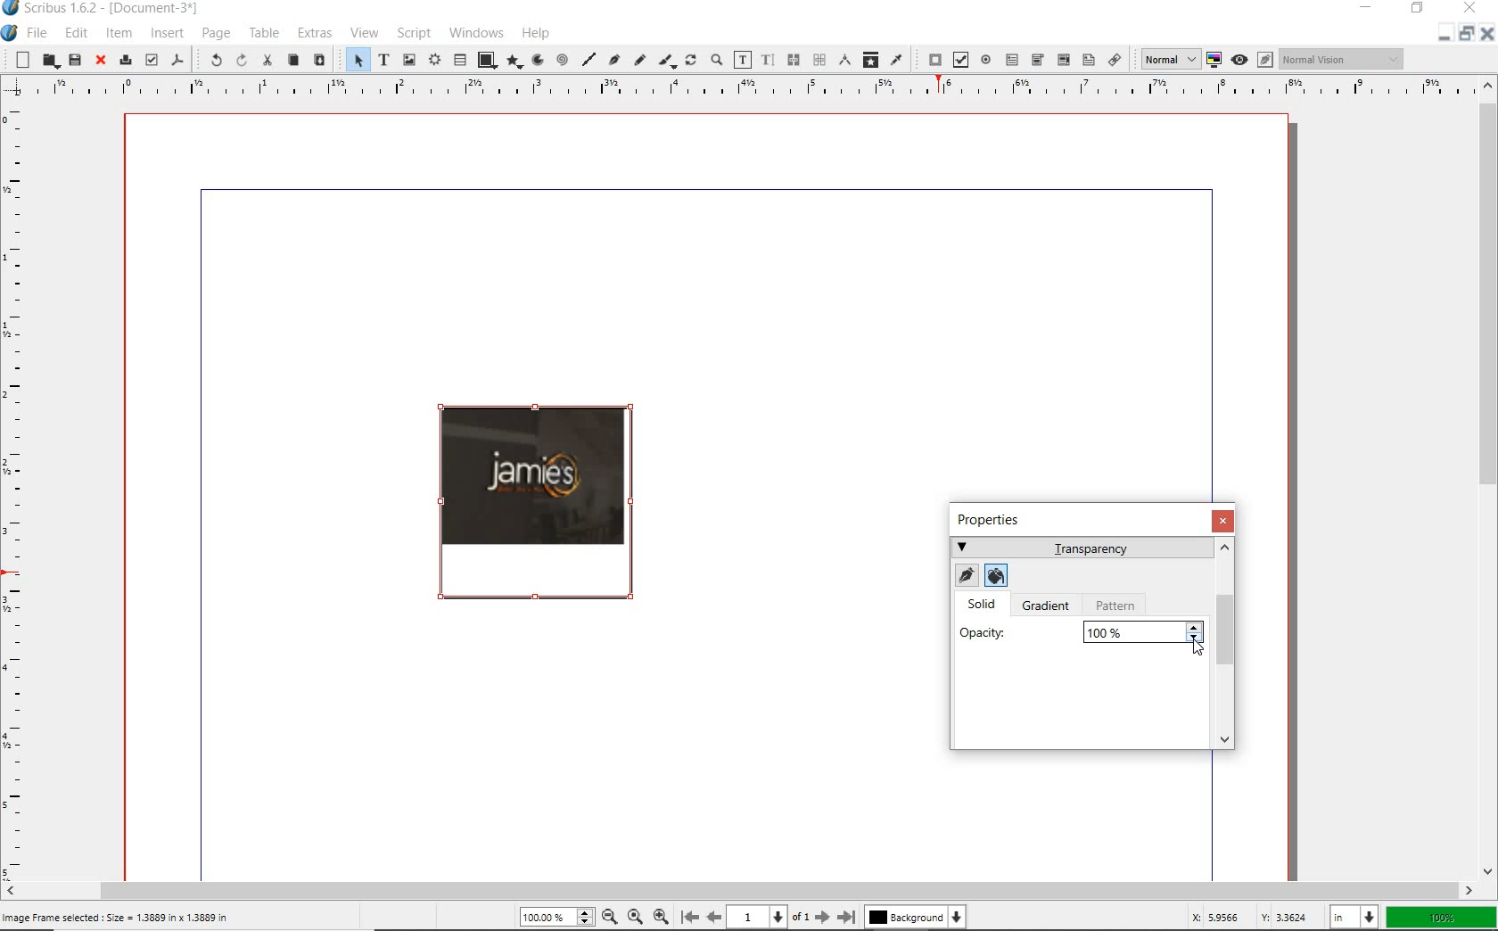 This screenshot has width=1498, height=931. What do you see at coordinates (987, 60) in the screenshot?
I see `pdf radio button` at bounding box center [987, 60].